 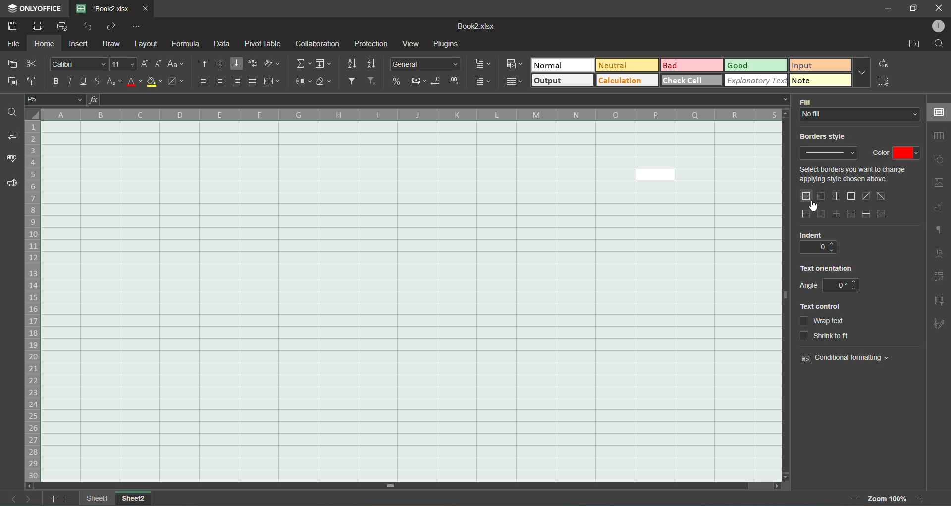 I want to click on row numbers, so click(x=35, y=302).